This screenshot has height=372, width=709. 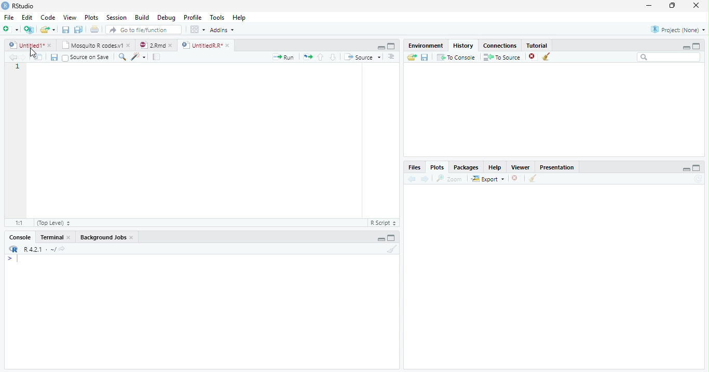 What do you see at coordinates (13, 249) in the screenshot?
I see `R` at bounding box center [13, 249].